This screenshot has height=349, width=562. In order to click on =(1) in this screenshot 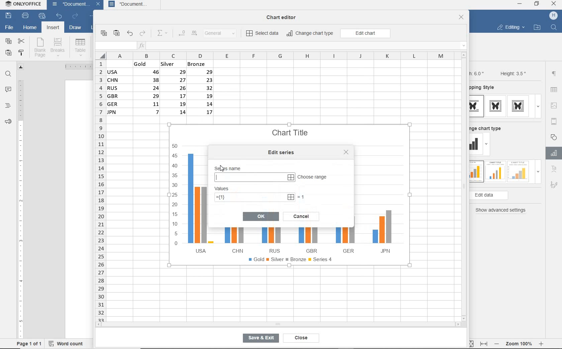, I will do `click(255, 197)`.